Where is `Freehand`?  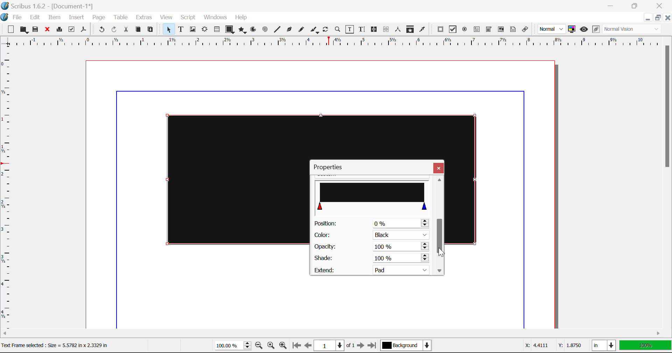
Freehand is located at coordinates (302, 31).